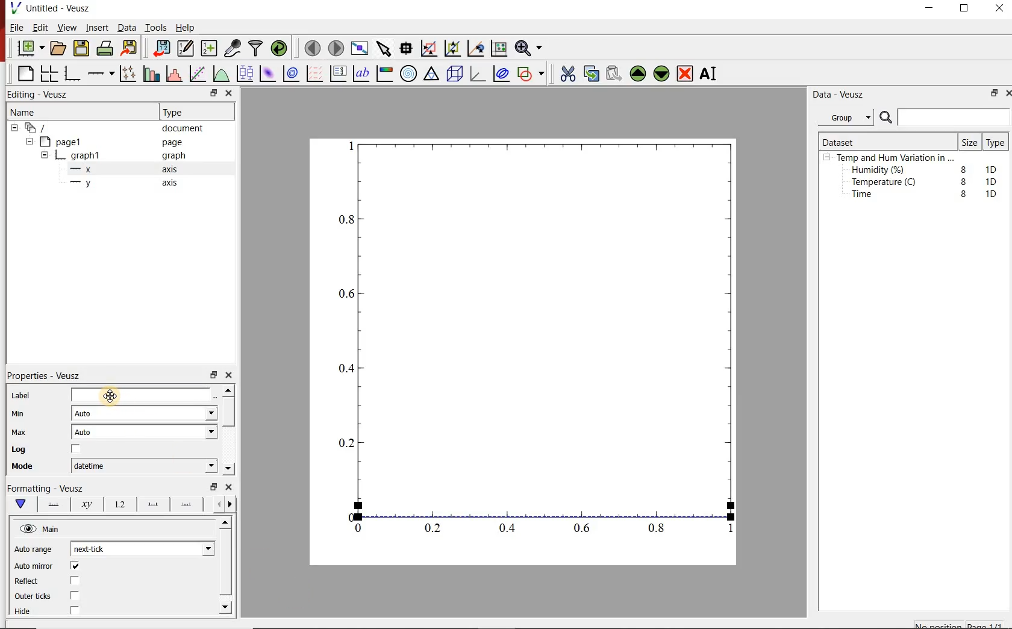 This screenshot has height=629, width=1012. Describe the element at coordinates (360, 49) in the screenshot. I see `view plot full screen` at that location.